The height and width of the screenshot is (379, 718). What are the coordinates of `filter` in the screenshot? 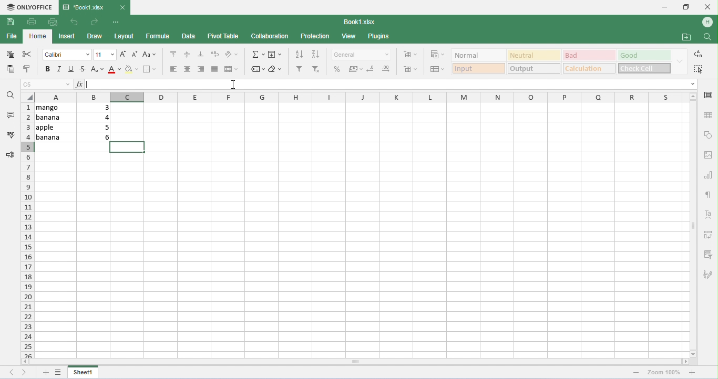 It's located at (299, 70).